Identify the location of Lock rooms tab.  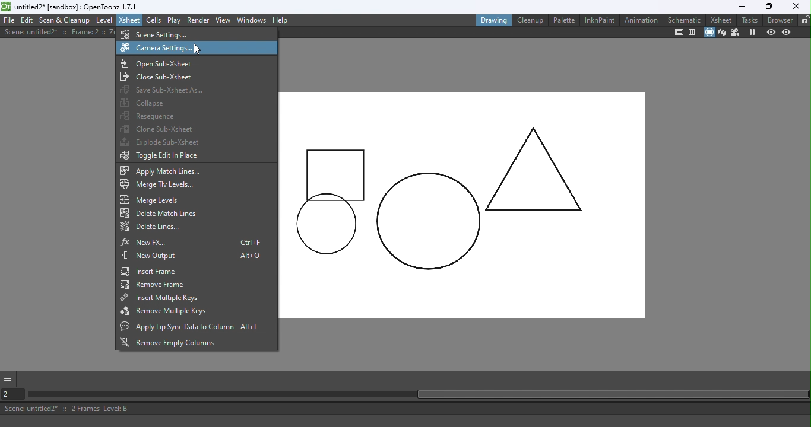
(804, 20).